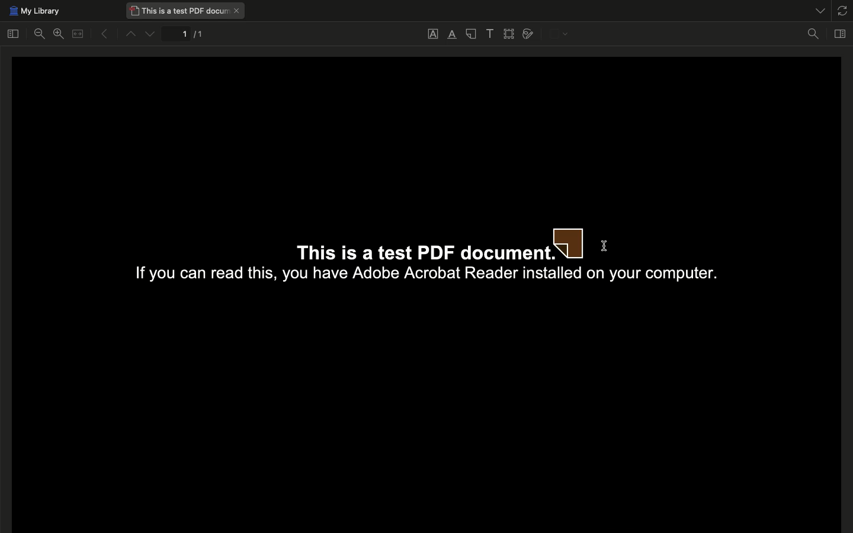 This screenshot has height=533, width=853. What do you see at coordinates (100, 34) in the screenshot?
I see `Previous` at bounding box center [100, 34].